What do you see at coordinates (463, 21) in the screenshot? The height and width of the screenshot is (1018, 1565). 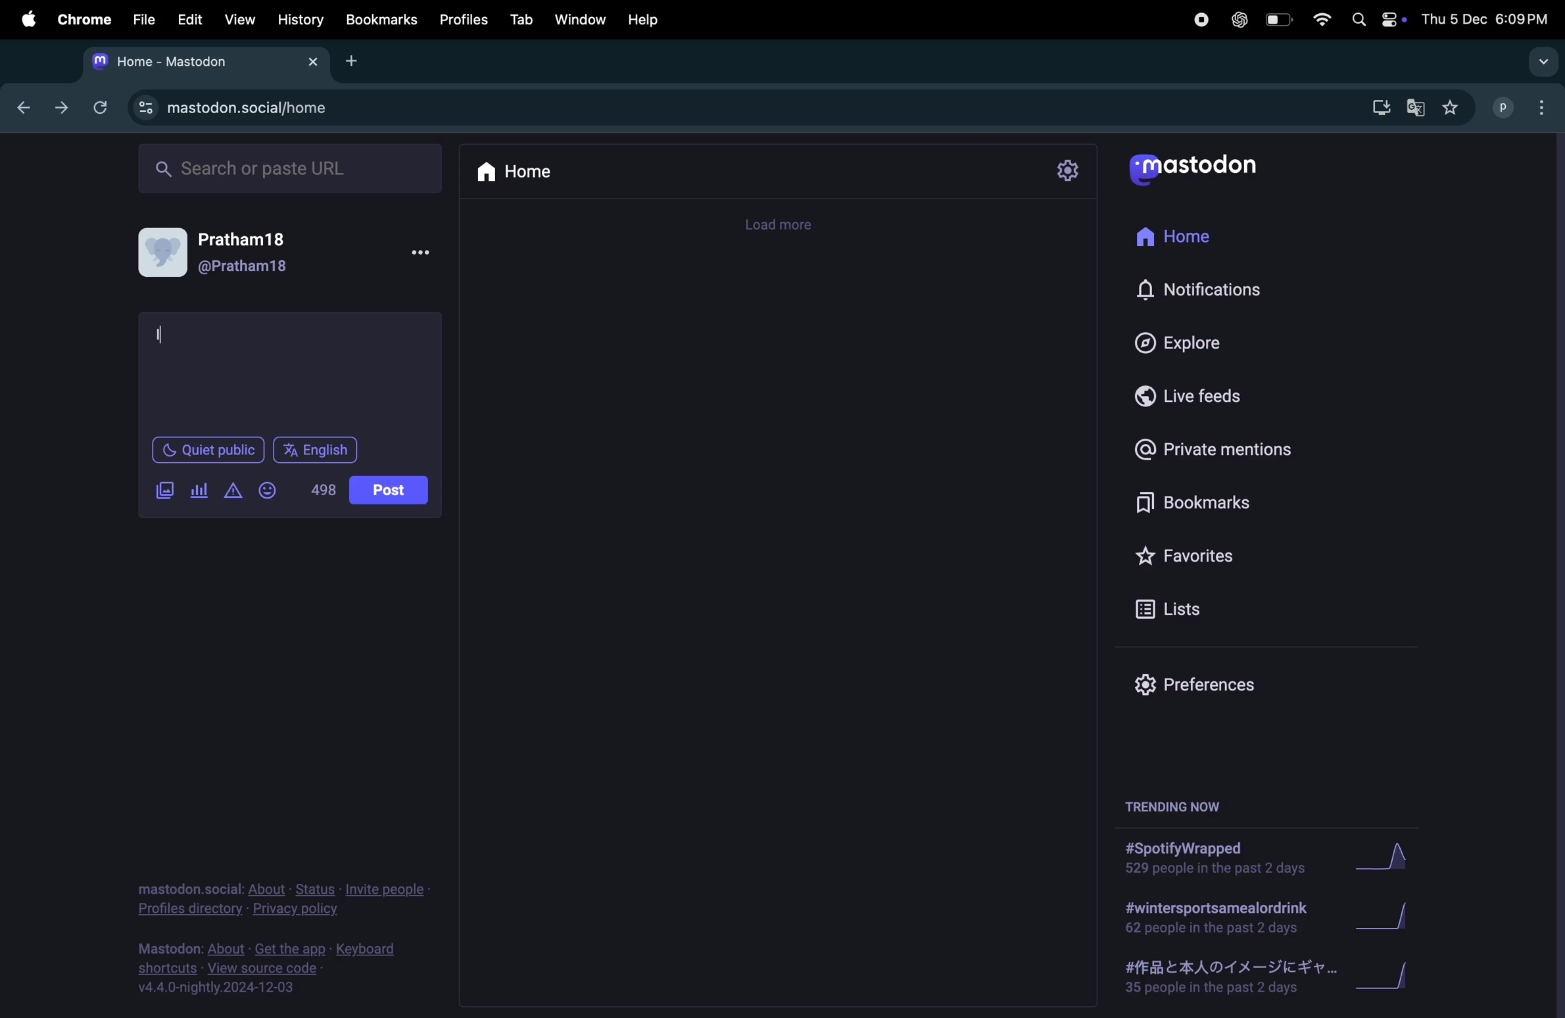 I see `profiles` at bounding box center [463, 21].